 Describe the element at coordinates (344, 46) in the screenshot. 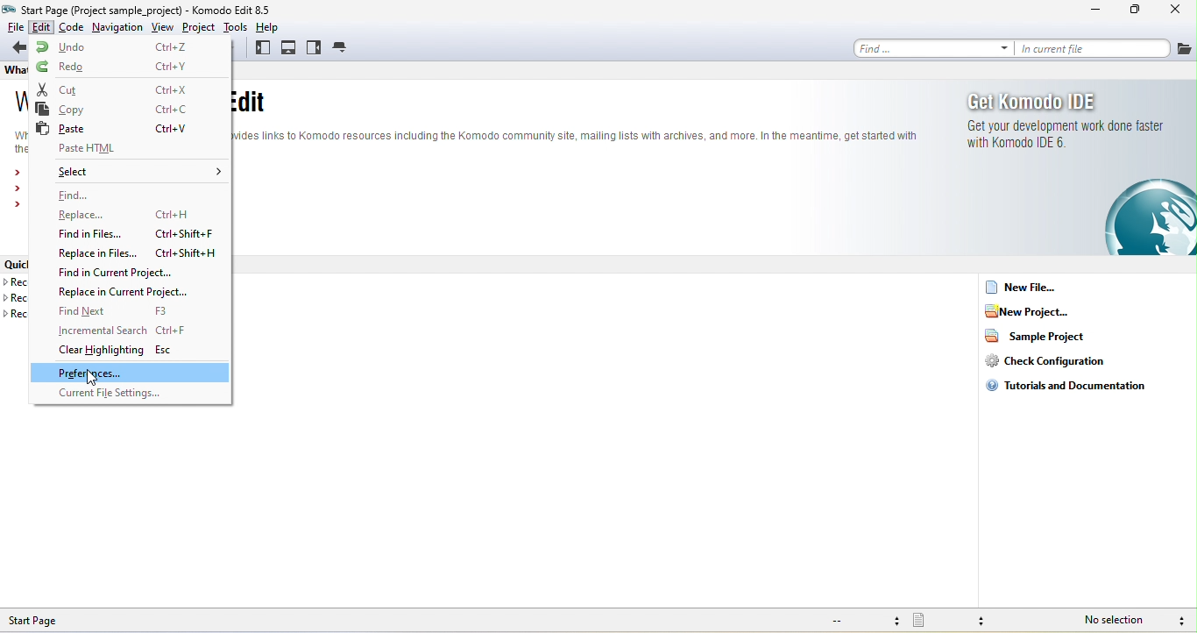

I see `tabs` at that location.